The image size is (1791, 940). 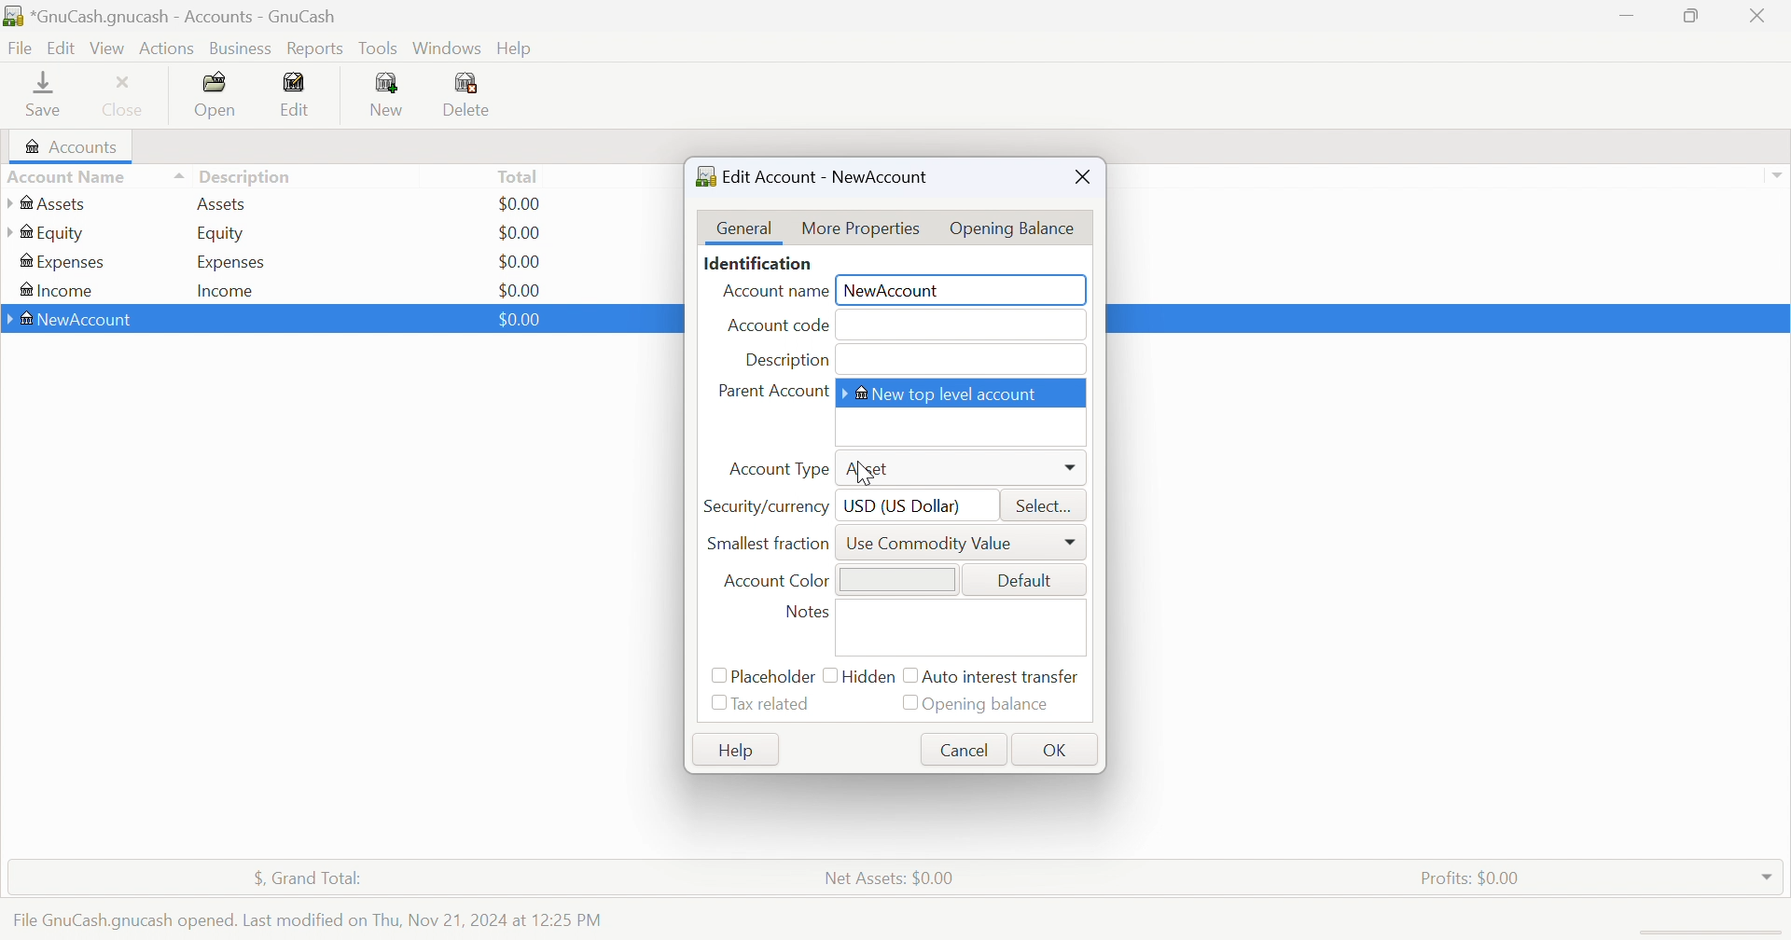 I want to click on New top level account, so click(x=944, y=393).